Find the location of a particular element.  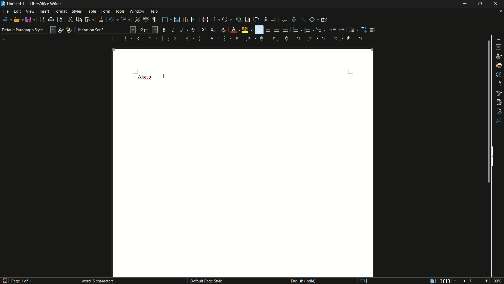

close document is located at coordinates (501, 11).